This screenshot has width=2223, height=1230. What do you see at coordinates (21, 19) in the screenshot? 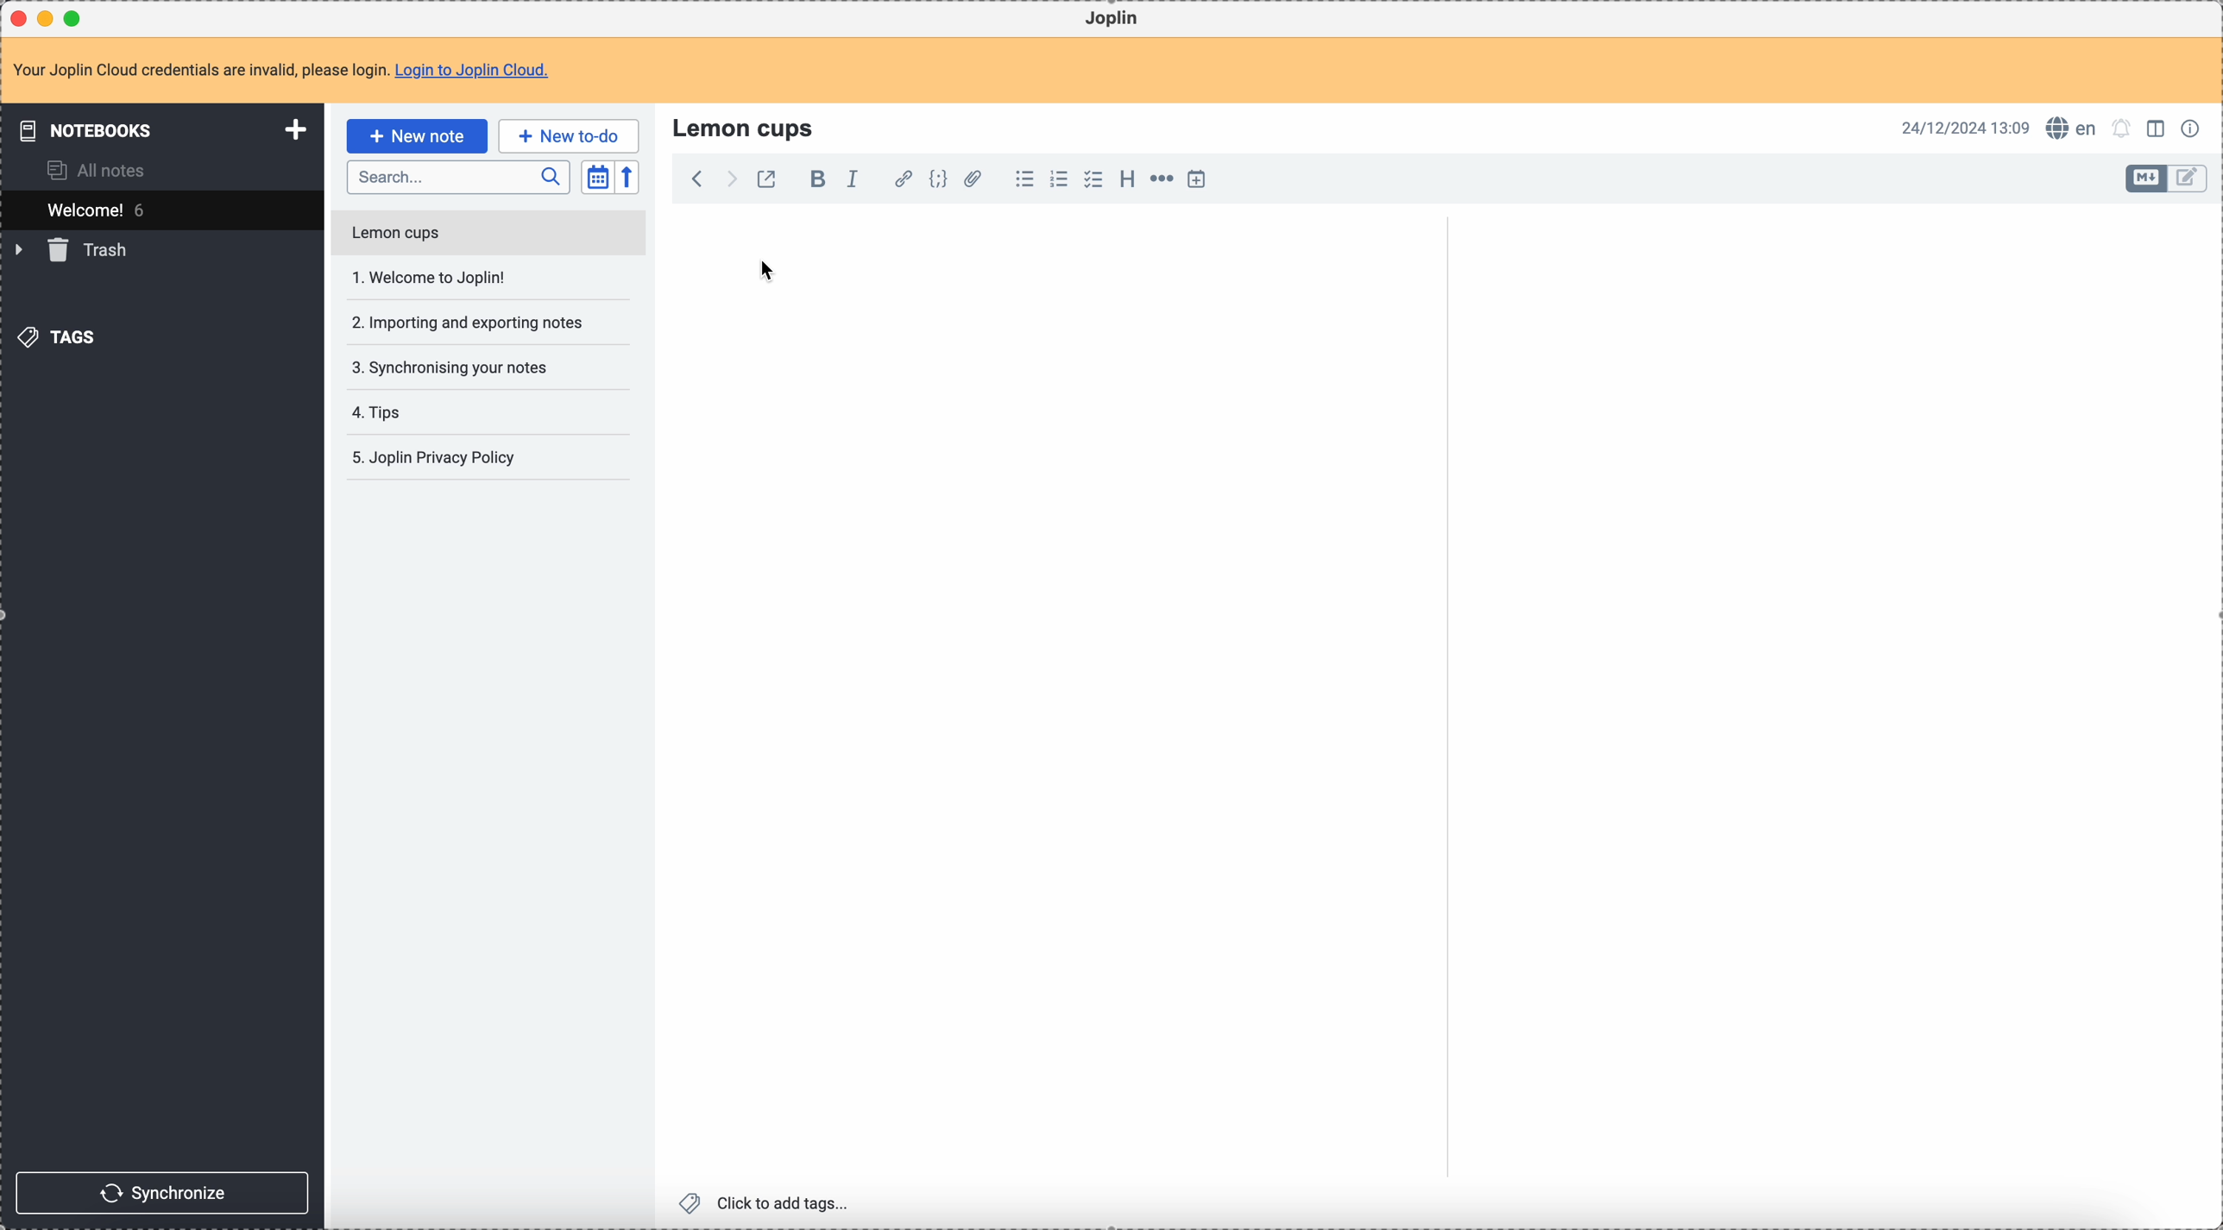
I see `close` at bounding box center [21, 19].